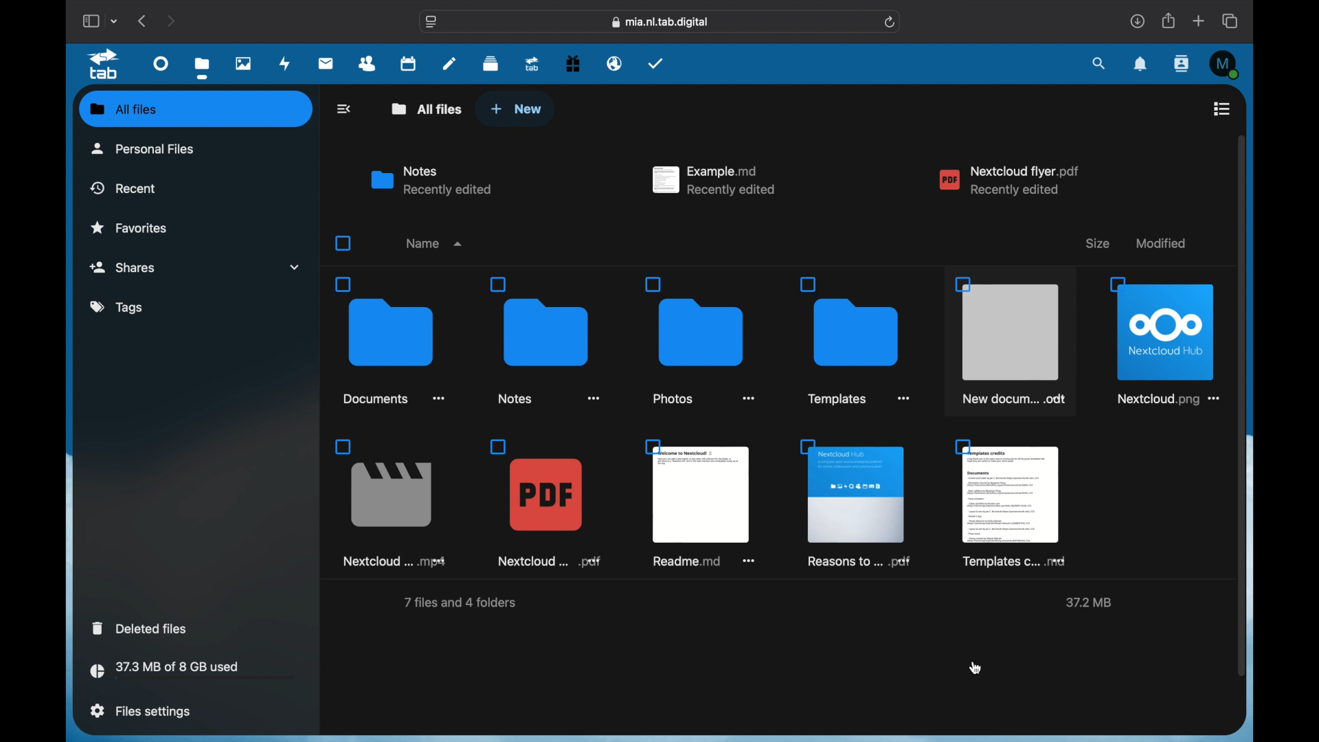  What do you see at coordinates (1183, 63) in the screenshot?
I see `contacts` at bounding box center [1183, 63].